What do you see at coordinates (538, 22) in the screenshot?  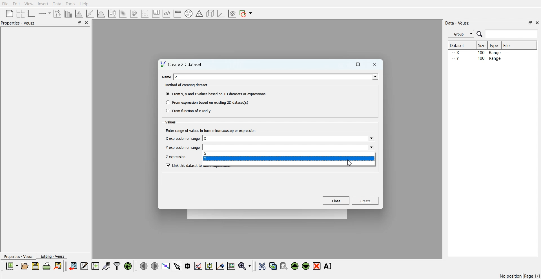 I see `Close` at bounding box center [538, 22].